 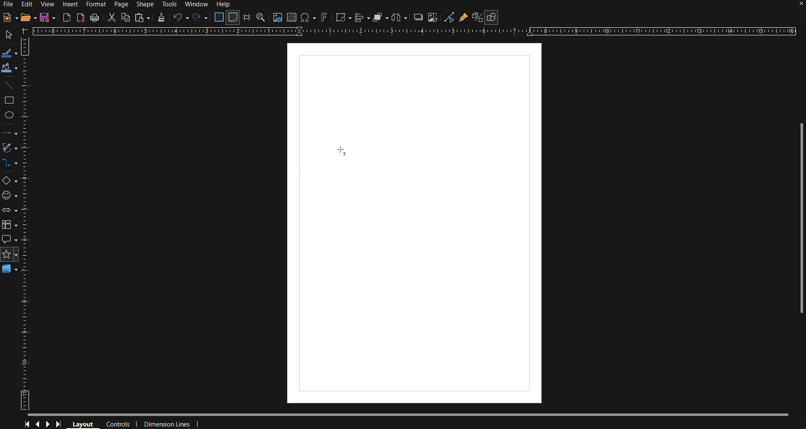 What do you see at coordinates (417, 19) in the screenshot?
I see `Shadow` at bounding box center [417, 19].